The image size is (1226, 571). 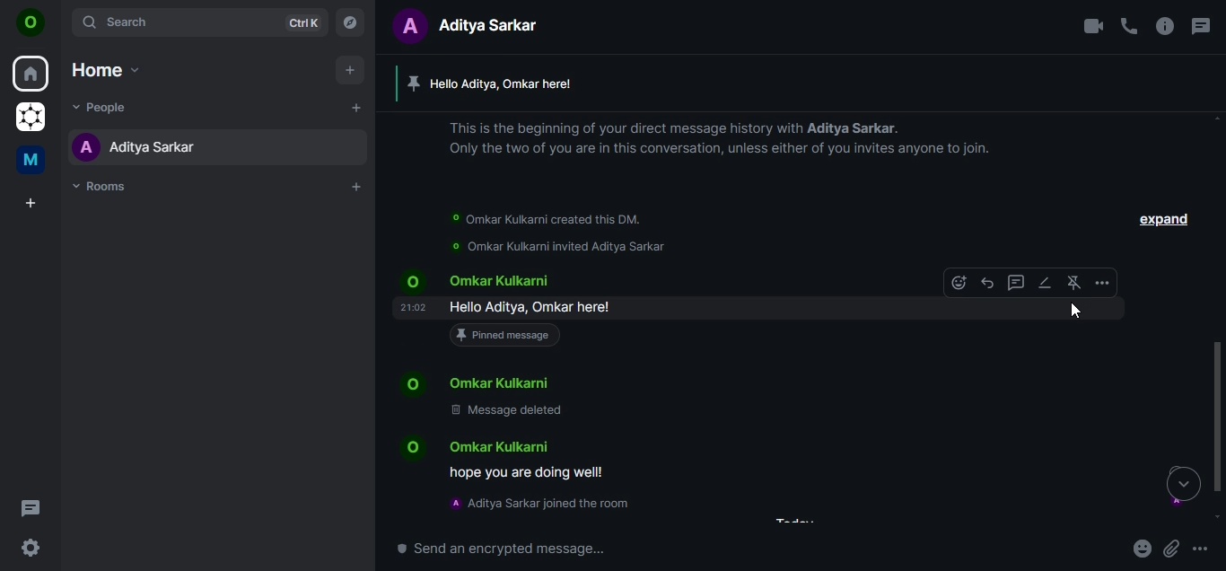 I want to click on emoji, so click(x=1141, y=548).